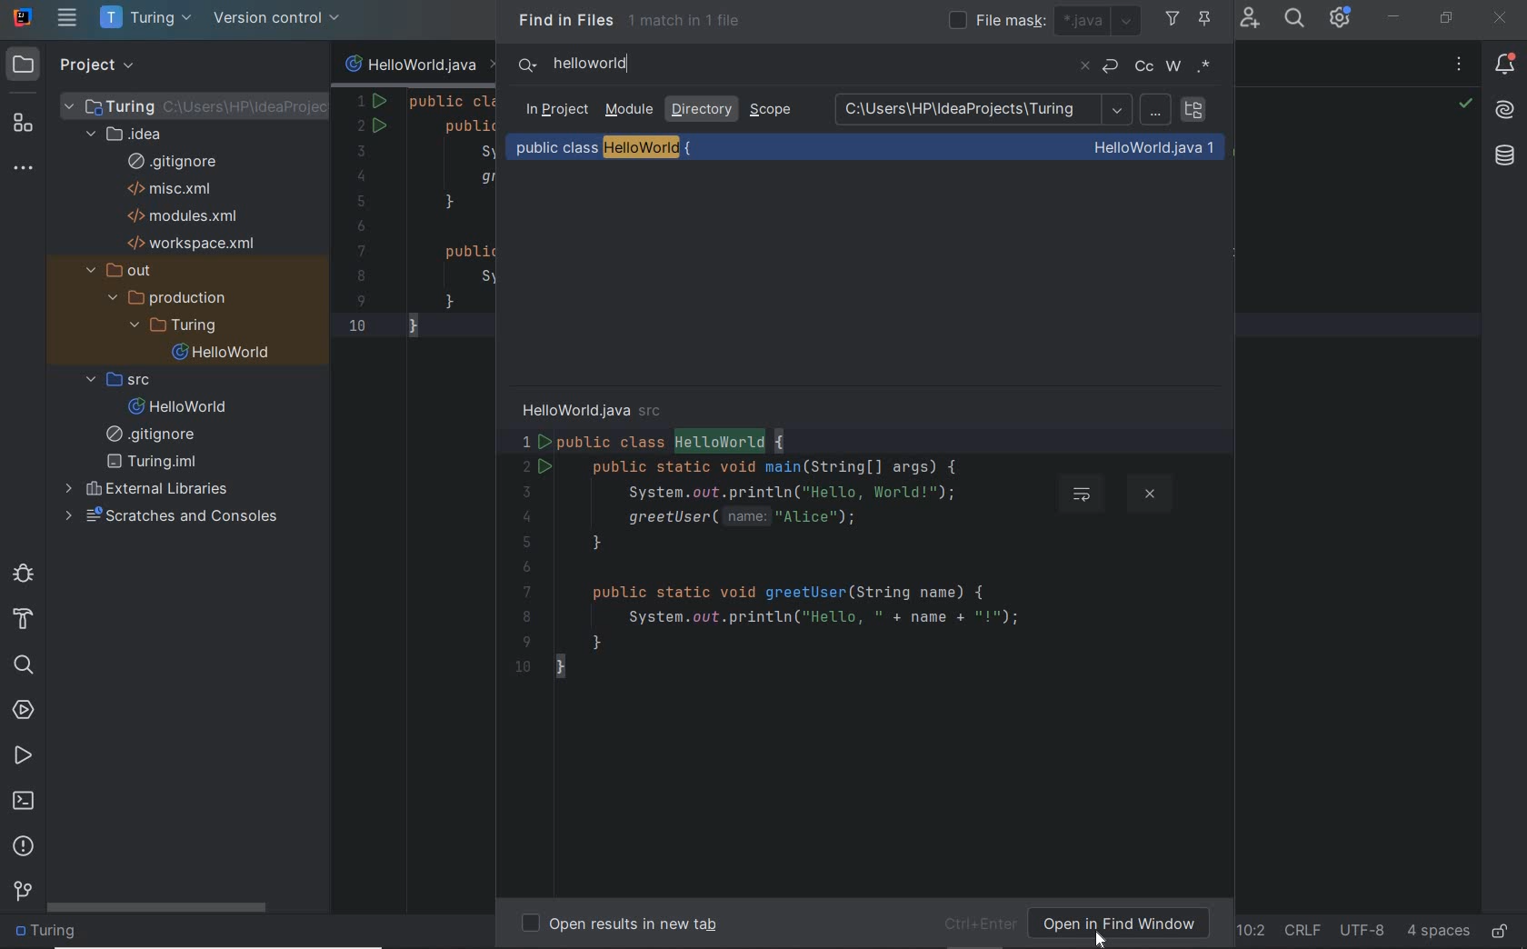 This screenshot has height=949, width=1527. Describe the element at coordinates (158, 463) in the screenshot. I see `filename.Iml` at that location.